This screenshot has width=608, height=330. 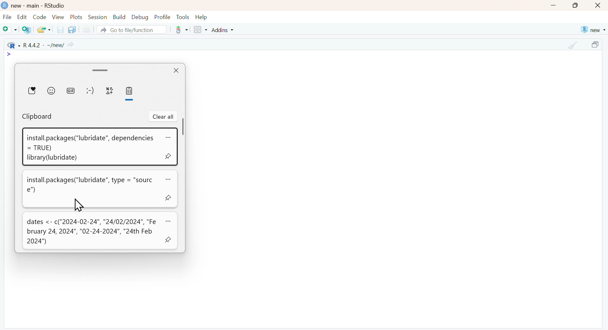 I want to click on Plots, so click(x=76, y=17).